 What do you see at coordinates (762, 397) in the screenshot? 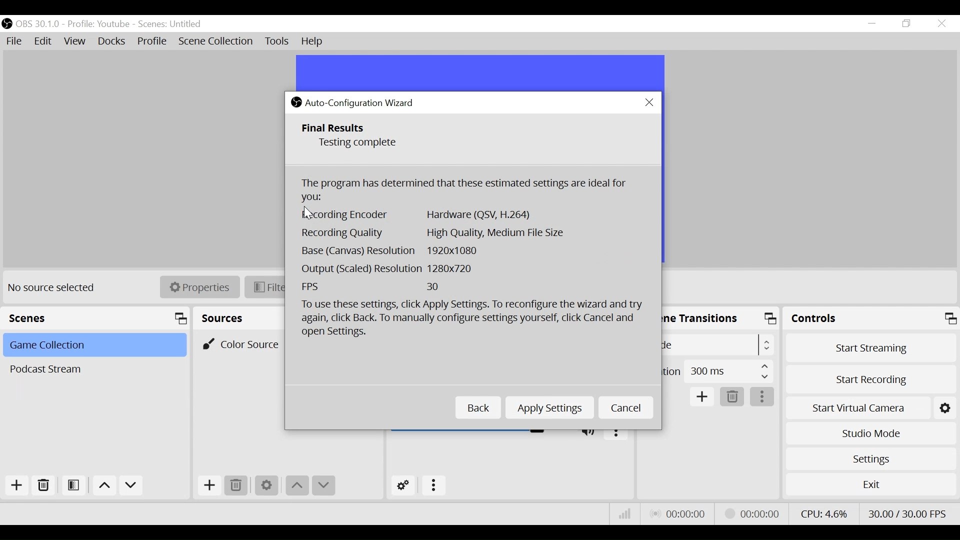
I see `more options` at bounding box center [762, 397].